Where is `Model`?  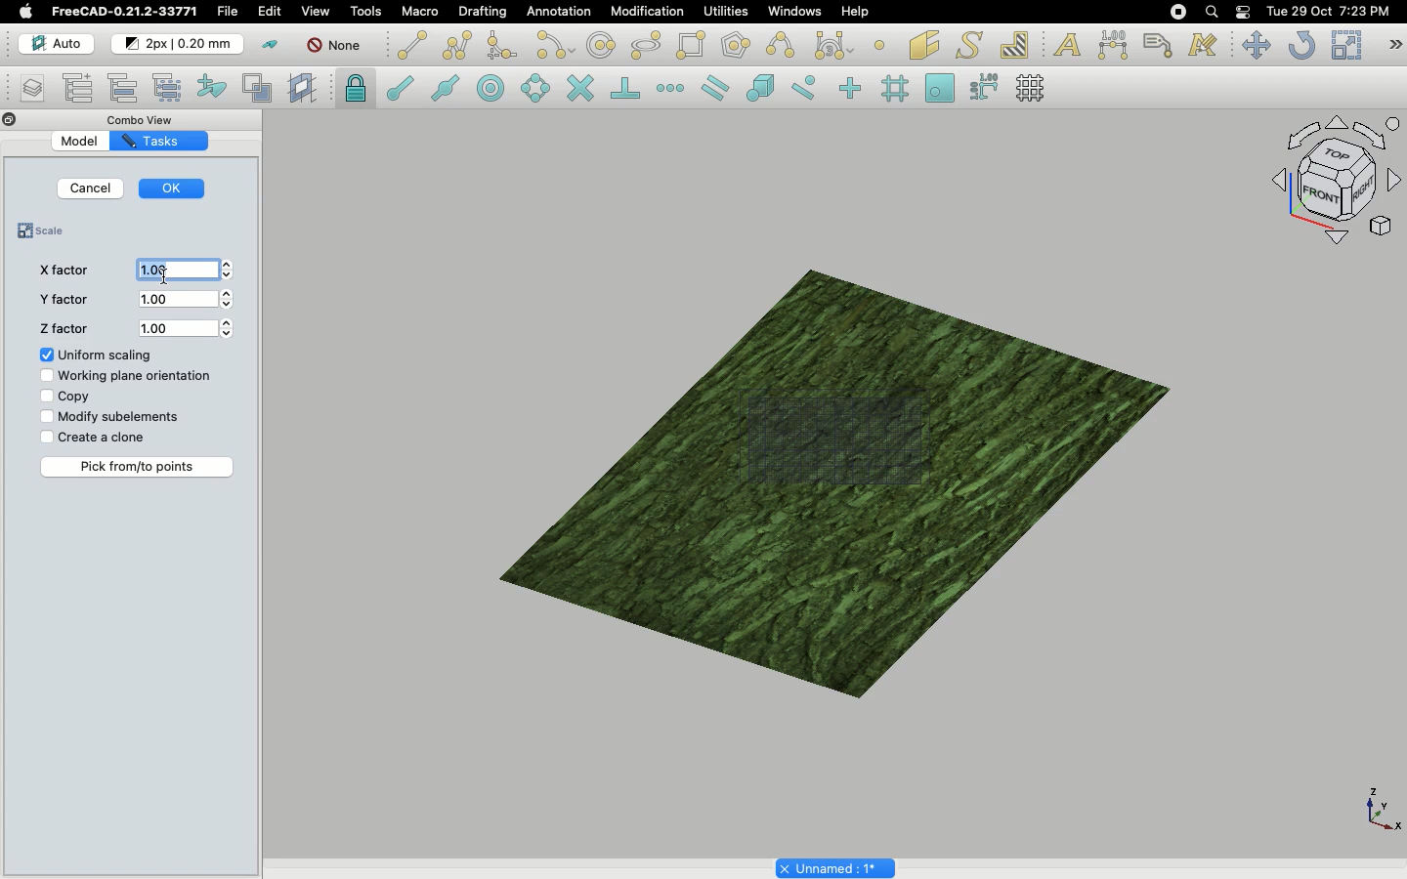 Model is located at coordinates (81, 142).